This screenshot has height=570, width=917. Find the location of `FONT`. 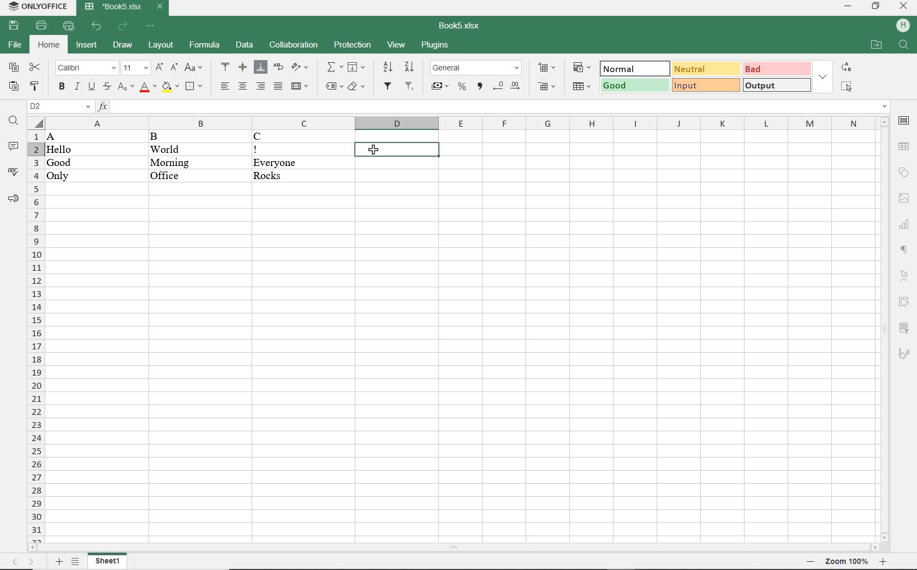

FONT is located at coordinates (86, 68).